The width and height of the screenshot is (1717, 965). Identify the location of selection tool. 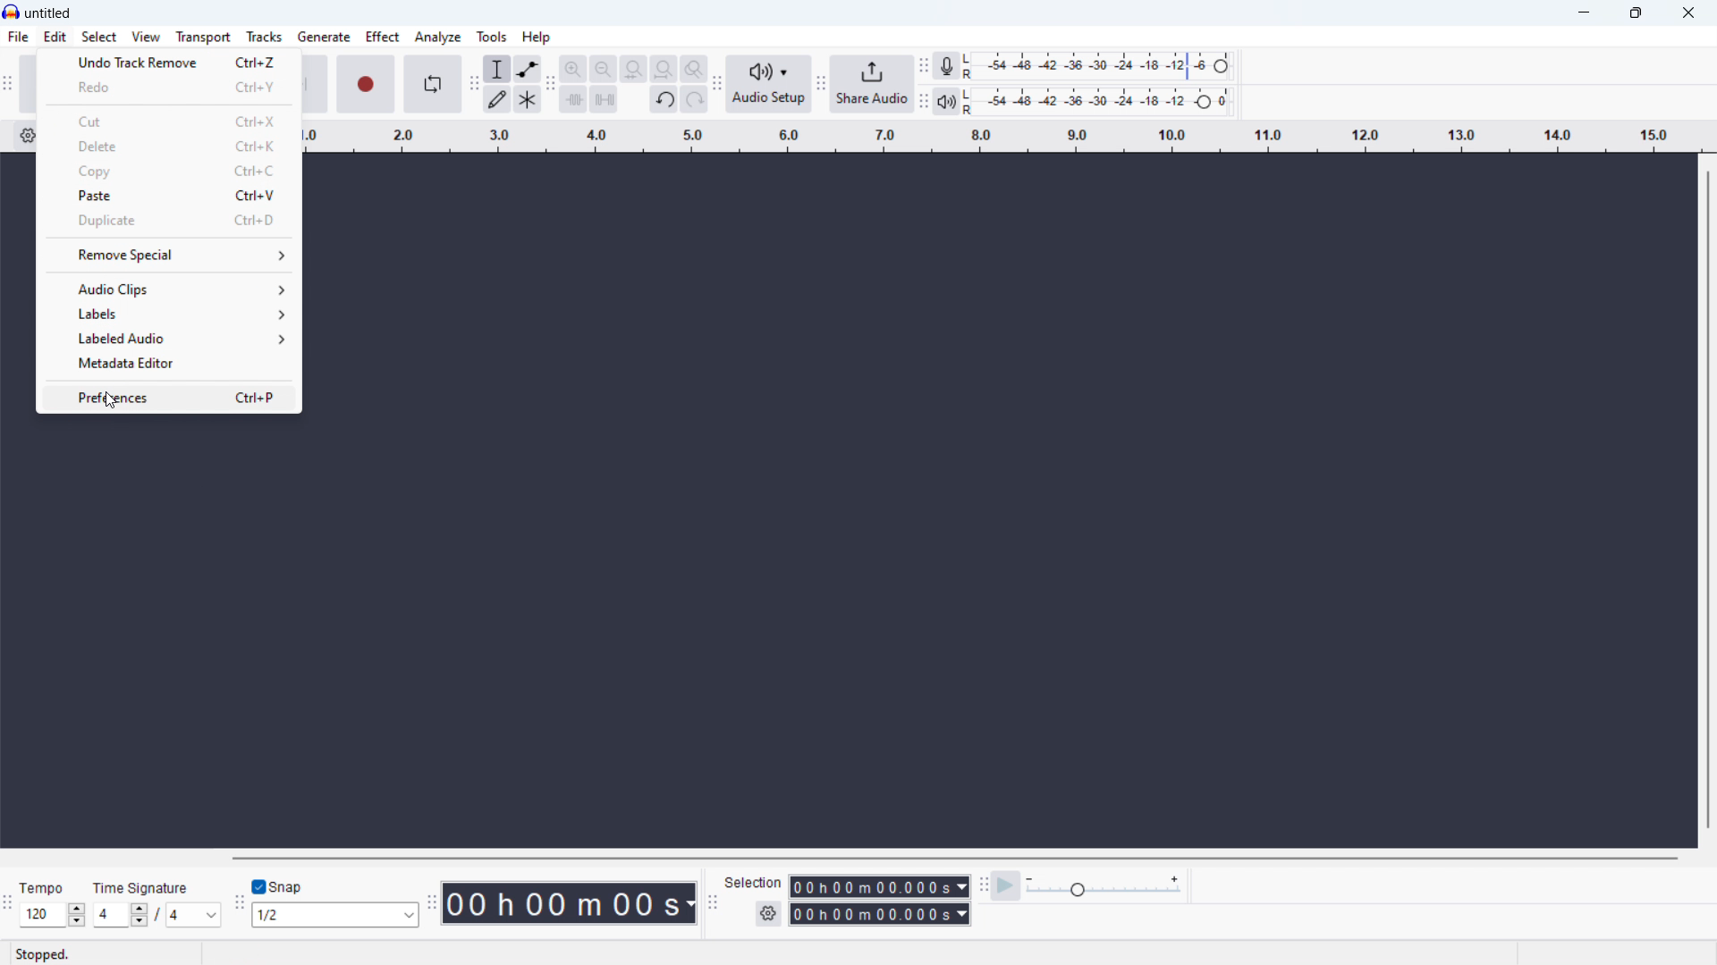
(496, 69).